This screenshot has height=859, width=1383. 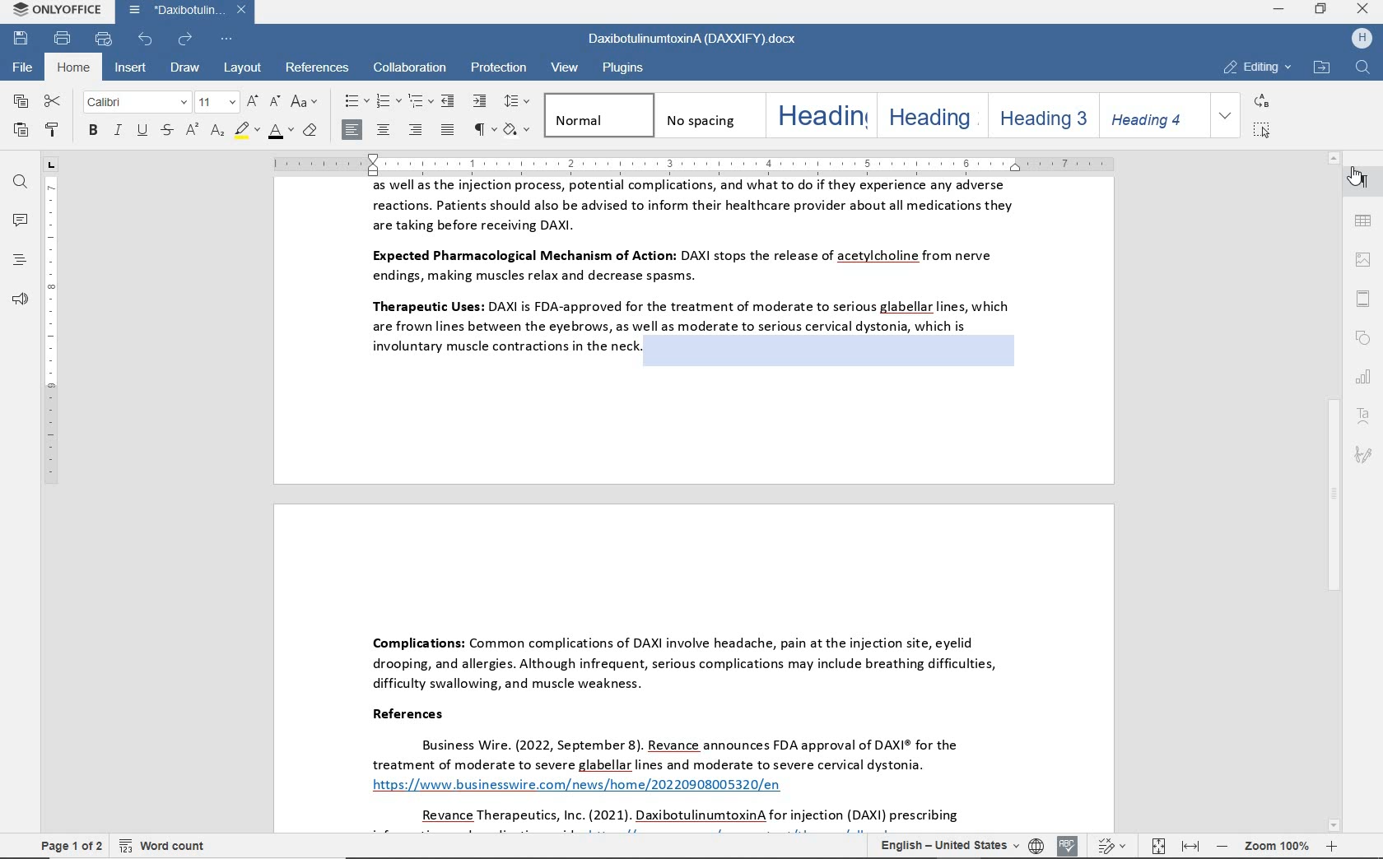 What do you see at coordinates (818, 114) in the screenshot?
I see `heading 1` at bounding box center [818, 114].